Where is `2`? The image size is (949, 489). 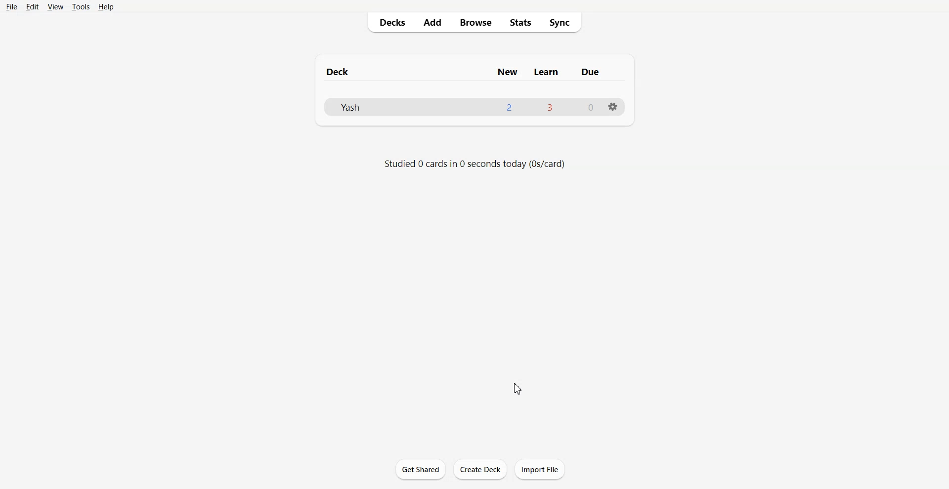 2 is located at coordinates (509, 107).